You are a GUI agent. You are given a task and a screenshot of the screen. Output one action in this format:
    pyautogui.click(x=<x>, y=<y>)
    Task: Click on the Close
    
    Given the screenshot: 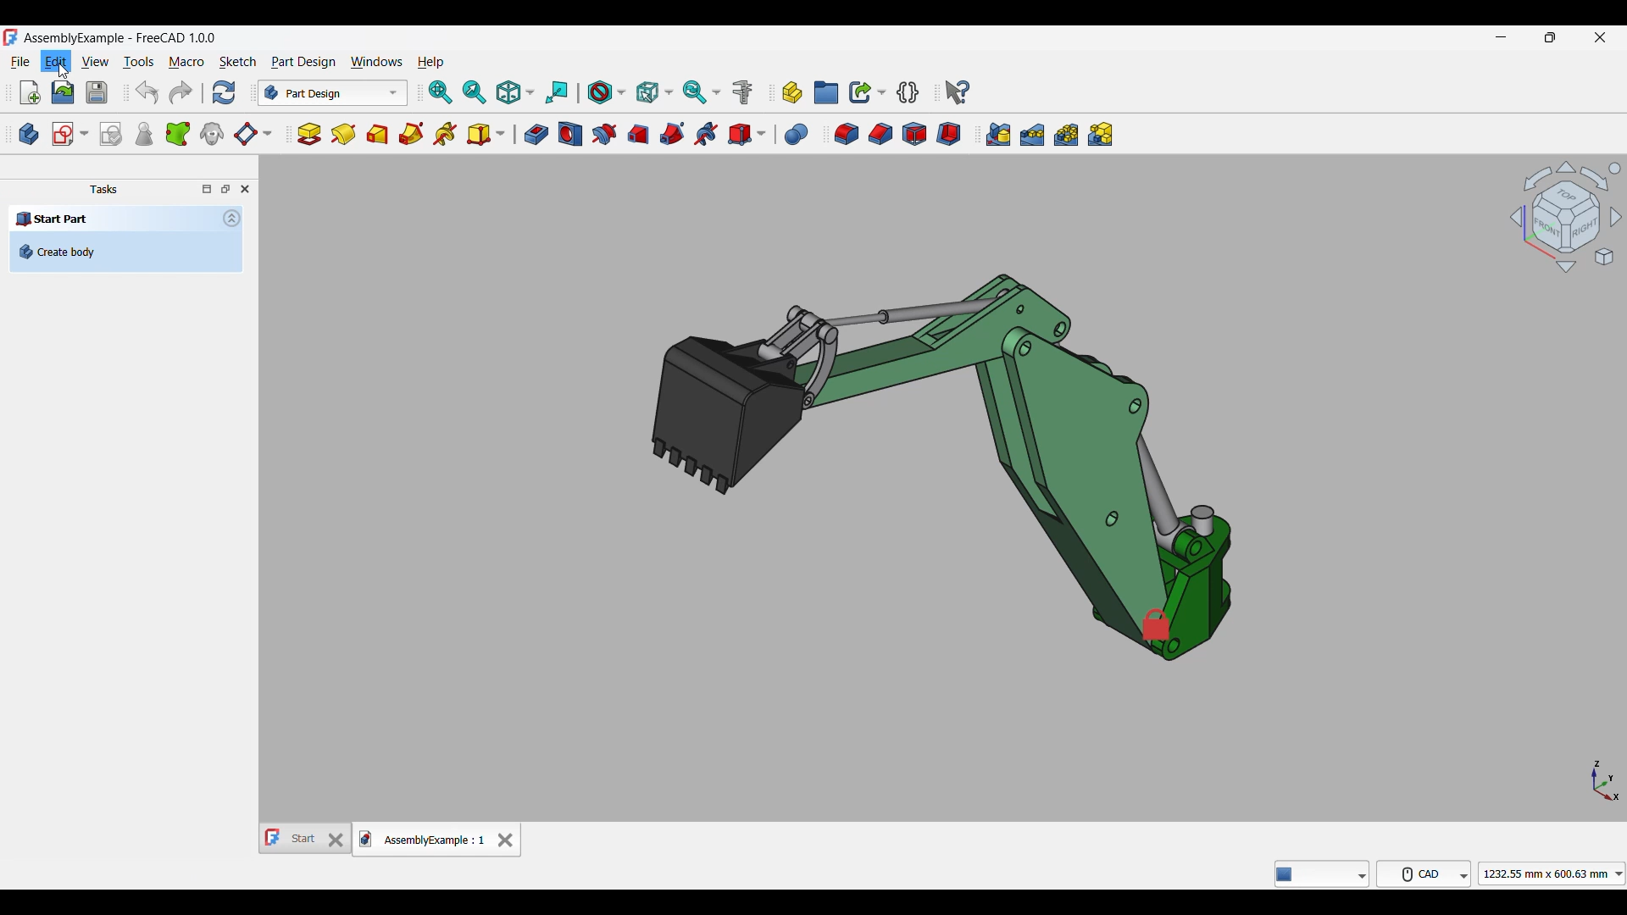 What is the action you would take?
    pyautogui.click(x=244, y=189)
    